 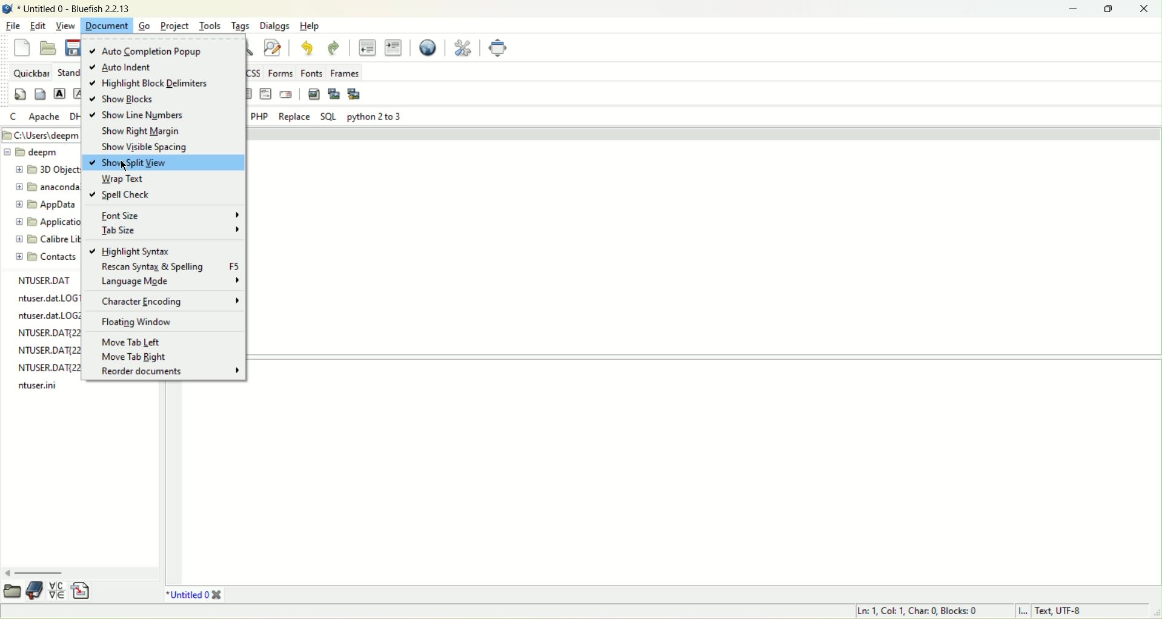 I want to click on auto indent, so click(x=147, y=68).